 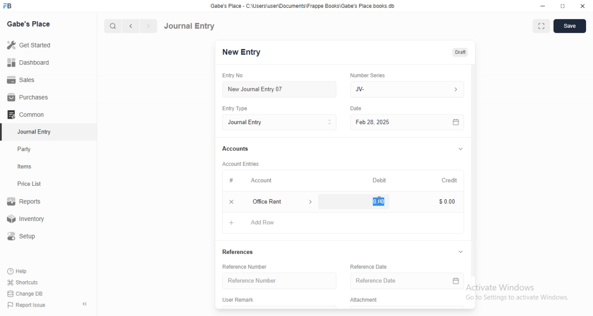 What do you see at coordinates (583, 6) in the screenshot?
I see `close` at bounding box center [583, 6].